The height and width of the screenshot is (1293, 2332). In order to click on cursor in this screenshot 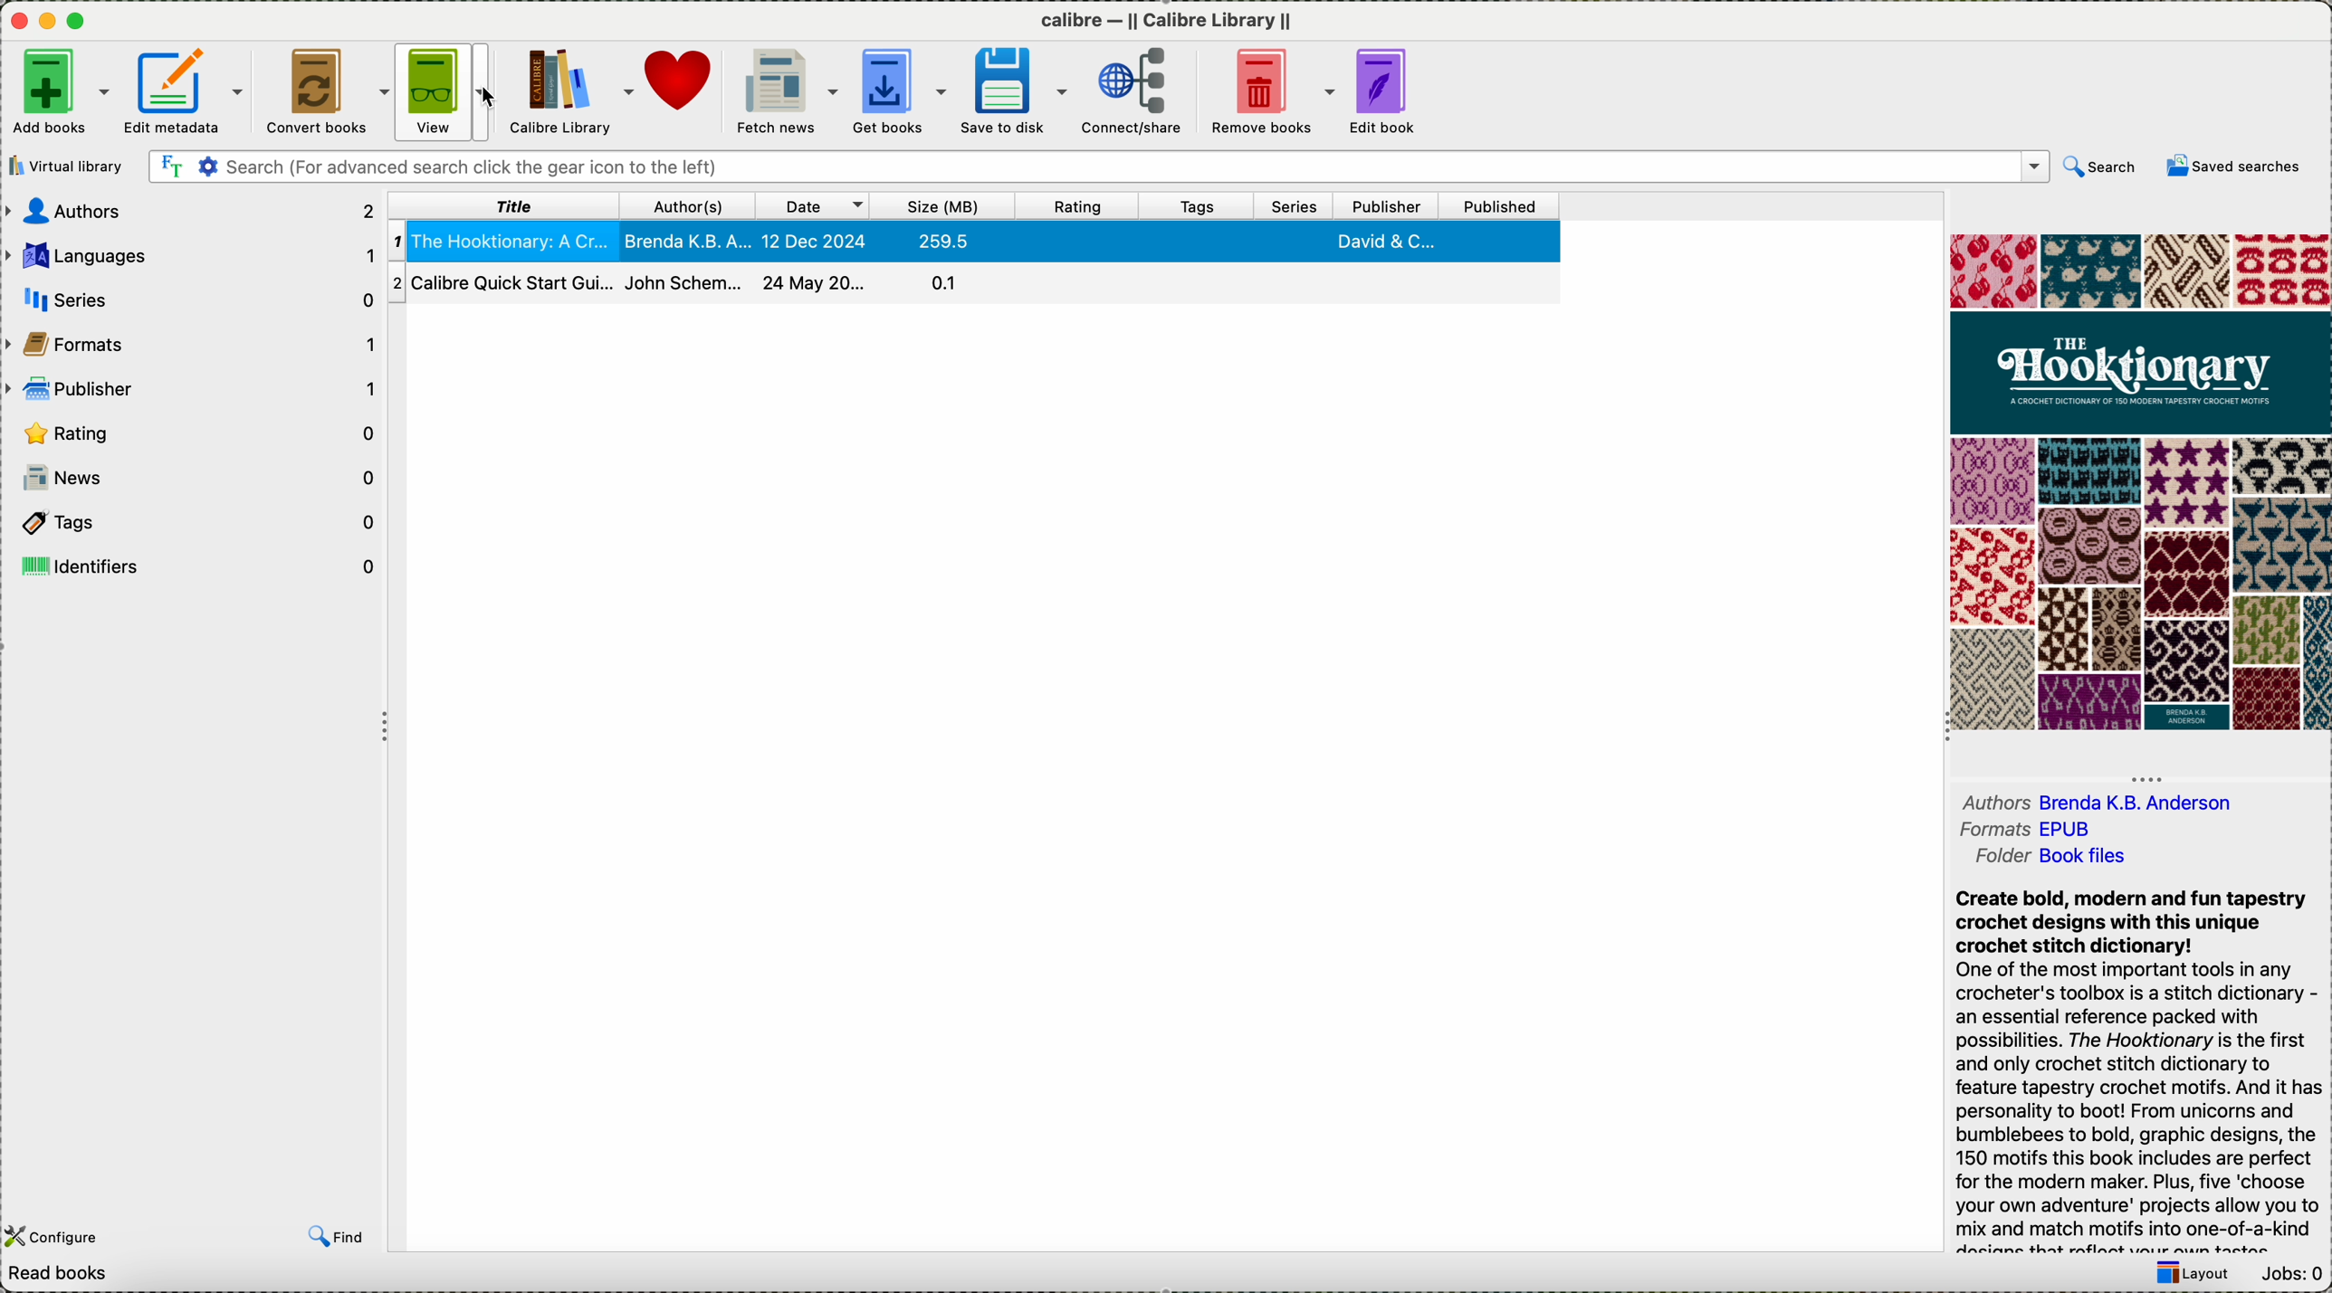, I will do `click(491, 95)`.